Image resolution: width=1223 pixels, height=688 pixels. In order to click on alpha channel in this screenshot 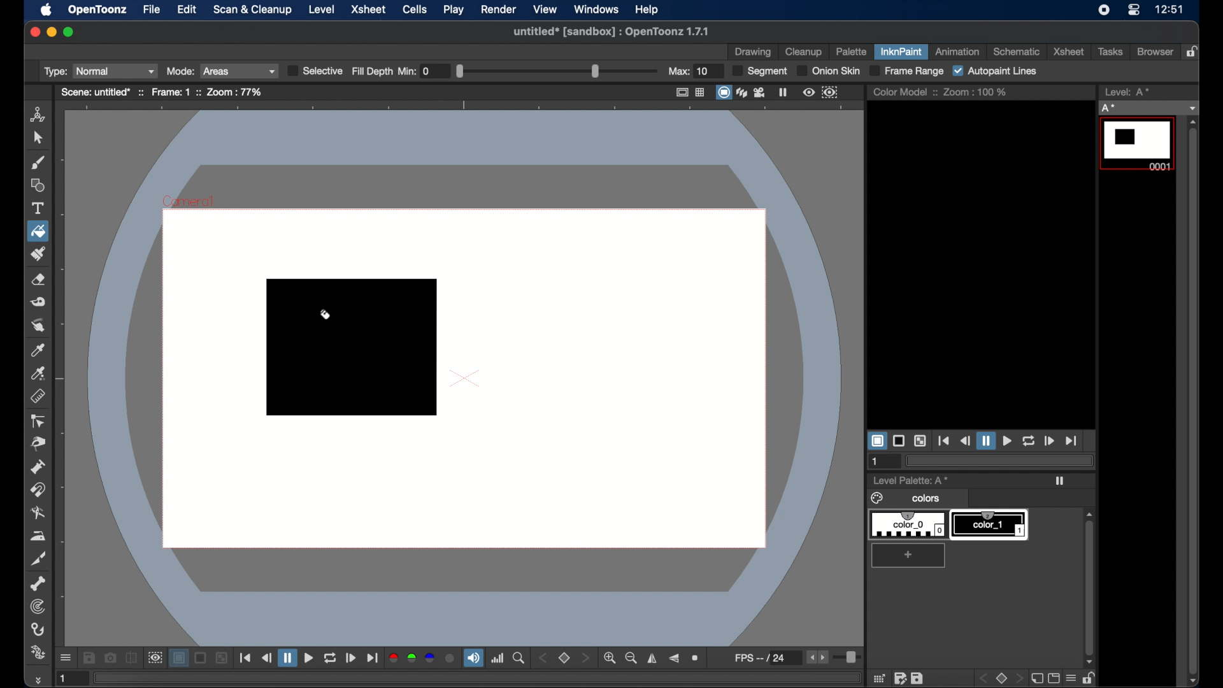, I will do `click(450, 658)`.